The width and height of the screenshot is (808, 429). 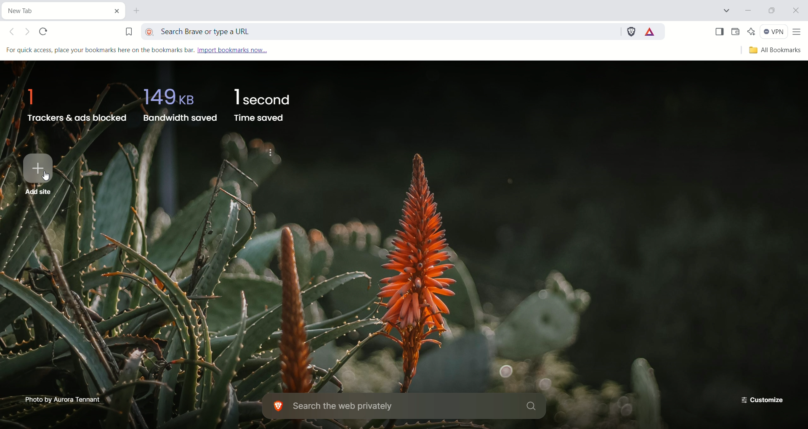 I want to click on search brave or type a URL, so click(x=382, y=30).